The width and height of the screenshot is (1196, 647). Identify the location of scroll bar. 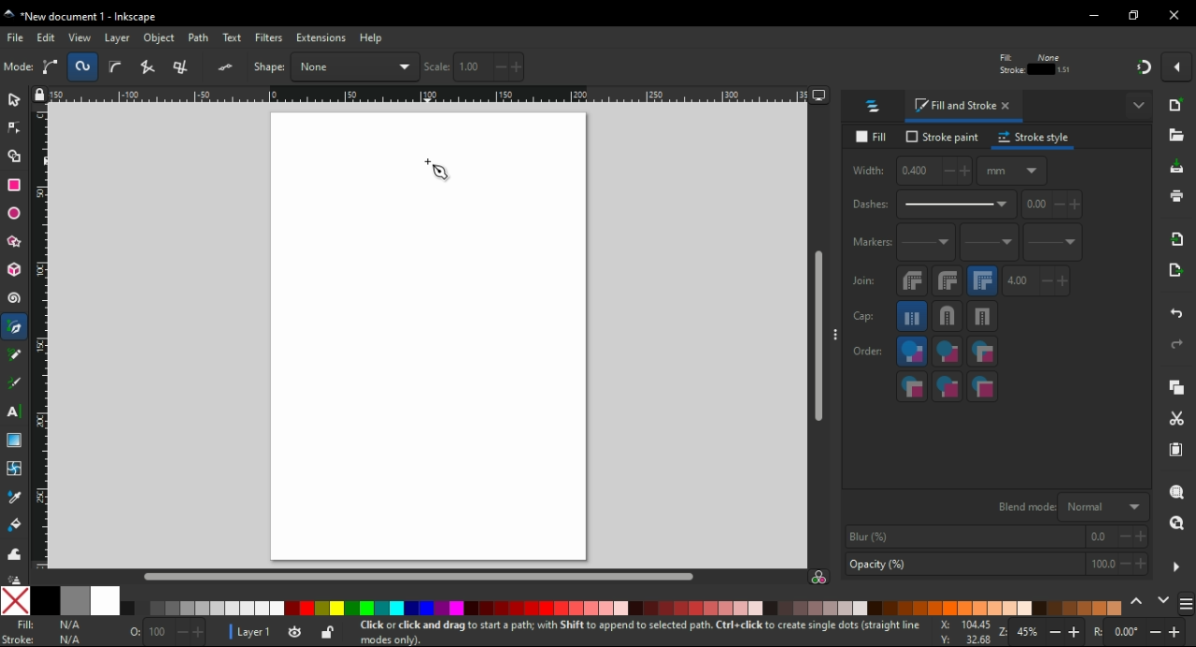
(422, 575).